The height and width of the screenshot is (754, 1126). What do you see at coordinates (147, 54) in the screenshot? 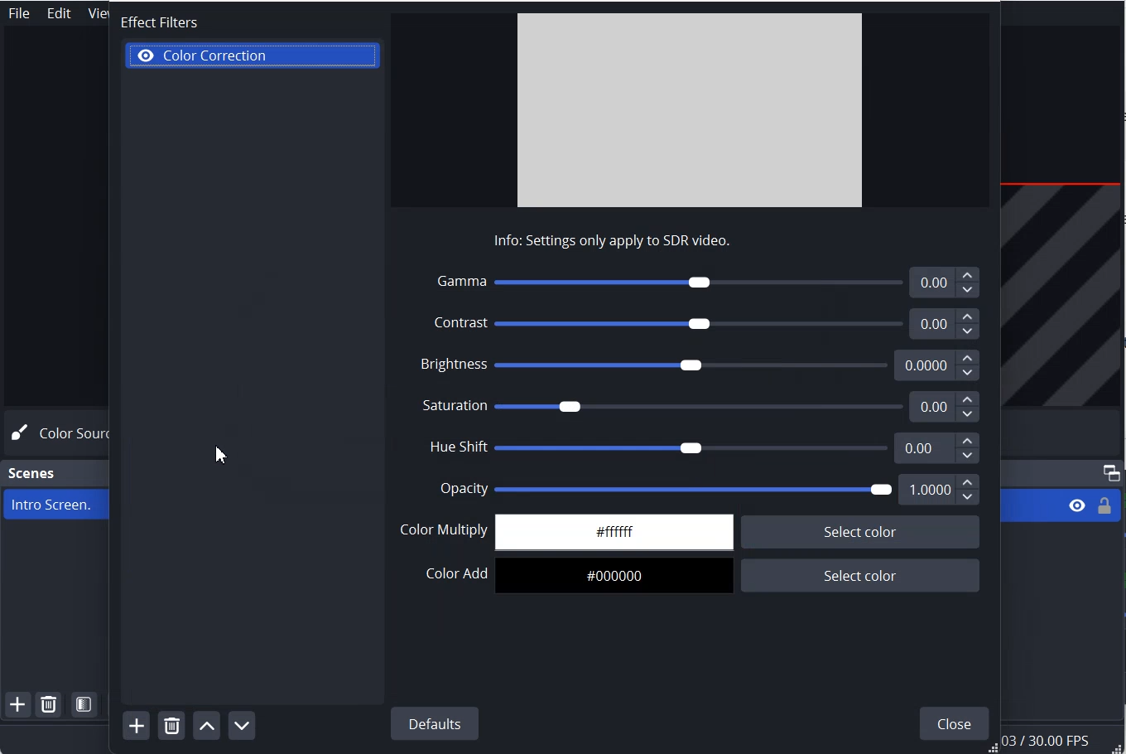
I see `Eye` at bounding box center [147, 54].